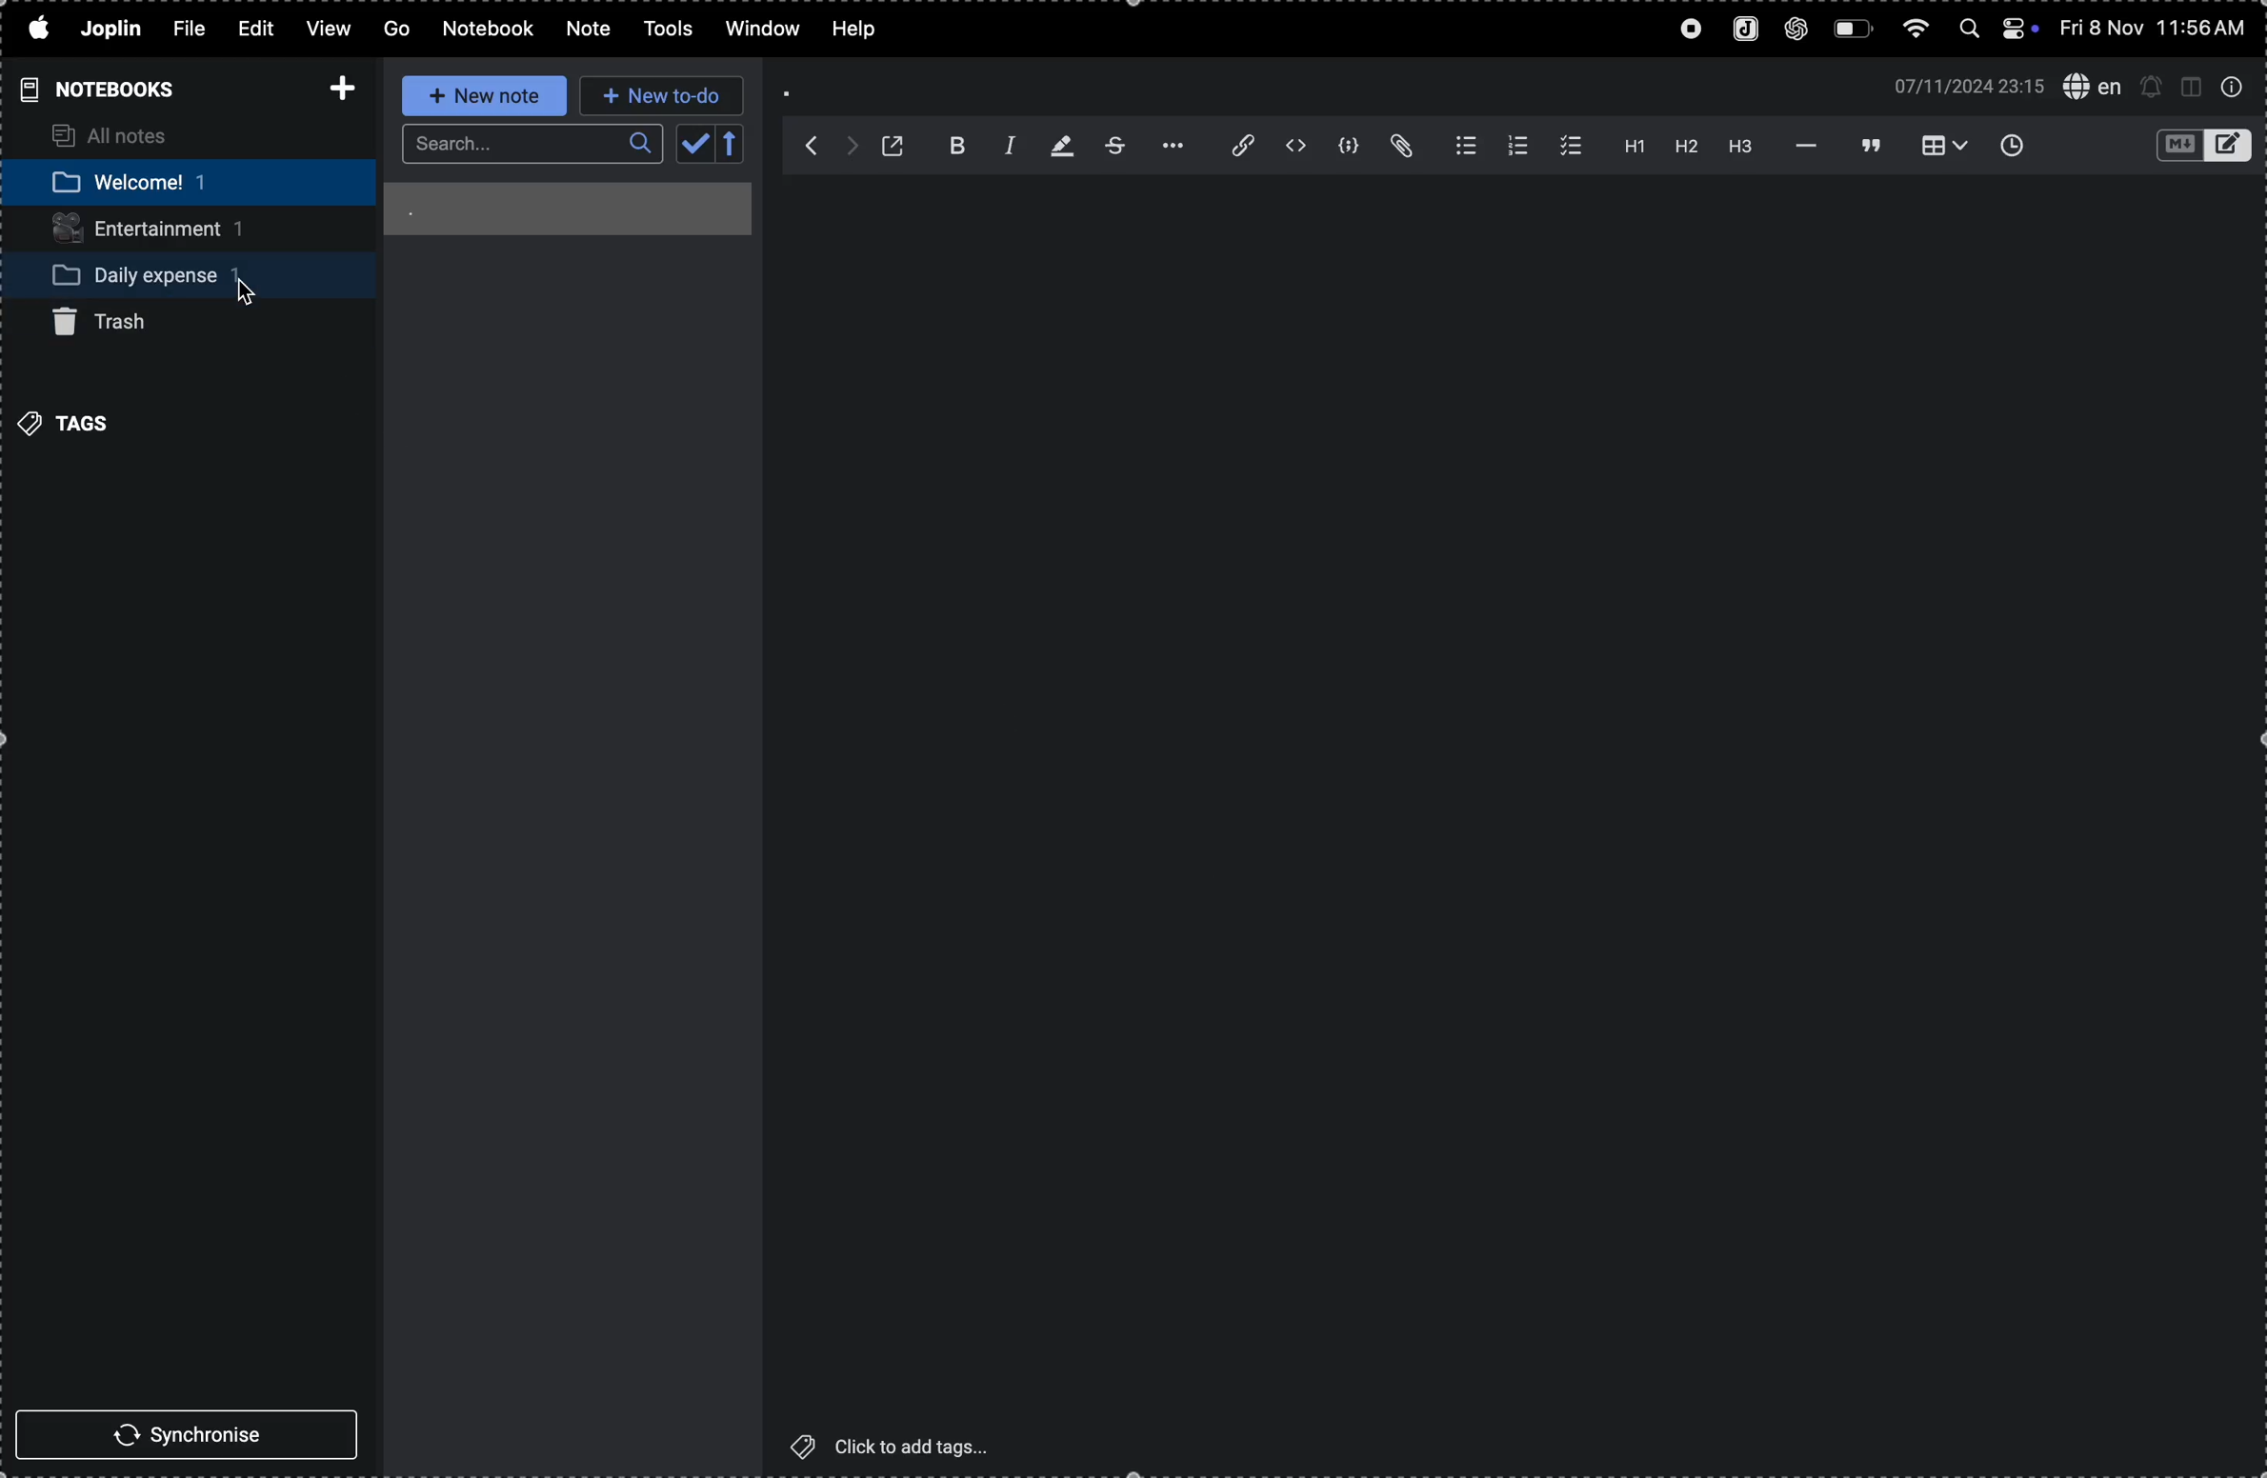 This screenshot has width=2267, height=1478. I want to click on notebooks, so click(92, 89).